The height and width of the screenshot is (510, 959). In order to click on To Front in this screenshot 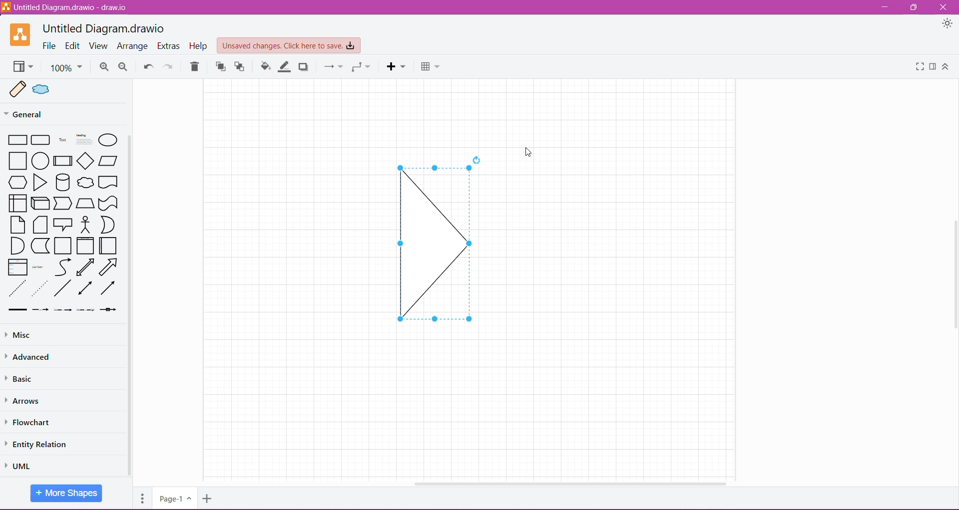, I will do `click(219, 67)`.